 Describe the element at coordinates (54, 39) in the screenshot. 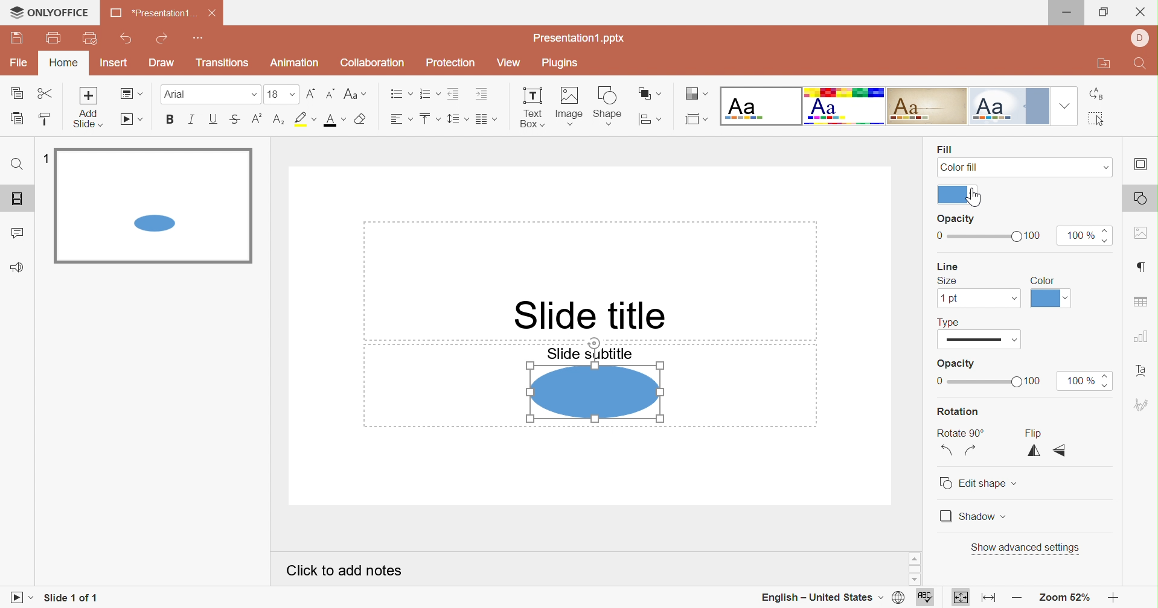

I see `Print file` at that location.